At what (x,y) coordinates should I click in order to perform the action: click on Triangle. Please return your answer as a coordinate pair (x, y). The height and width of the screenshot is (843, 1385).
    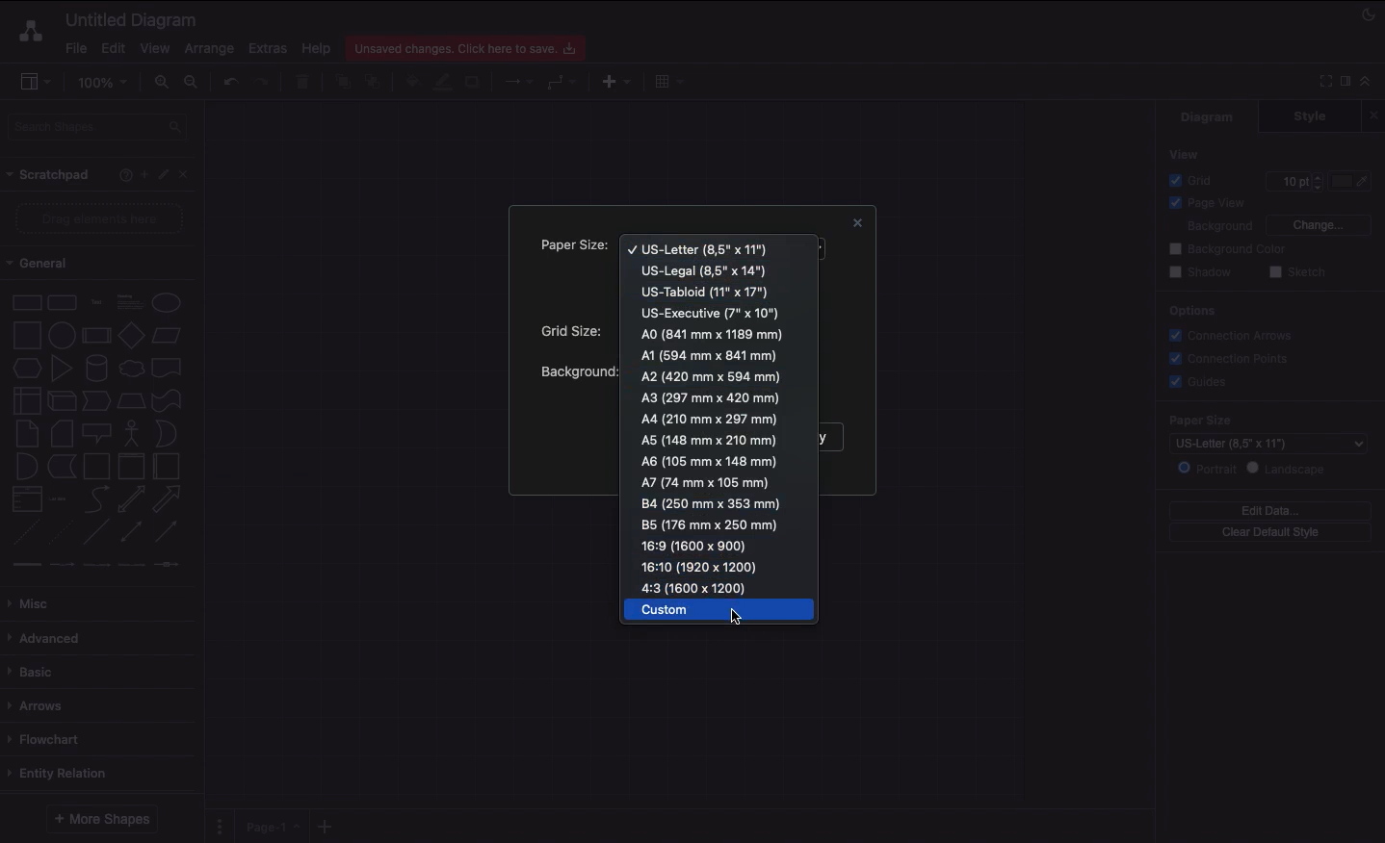
    Looking at the image, I should click on (62, 368).